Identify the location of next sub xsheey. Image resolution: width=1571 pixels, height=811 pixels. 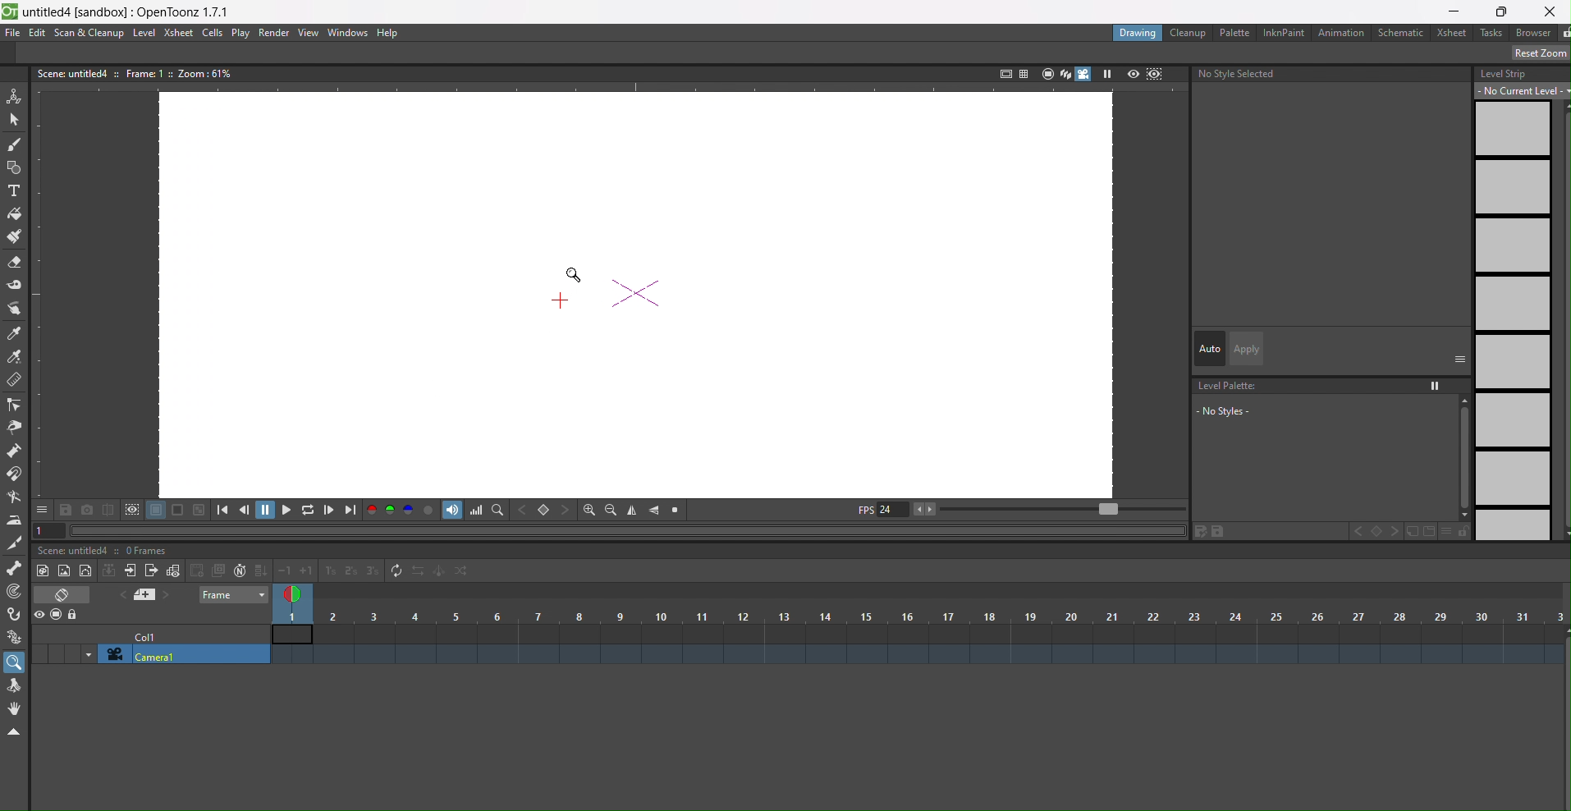
(152, 572).